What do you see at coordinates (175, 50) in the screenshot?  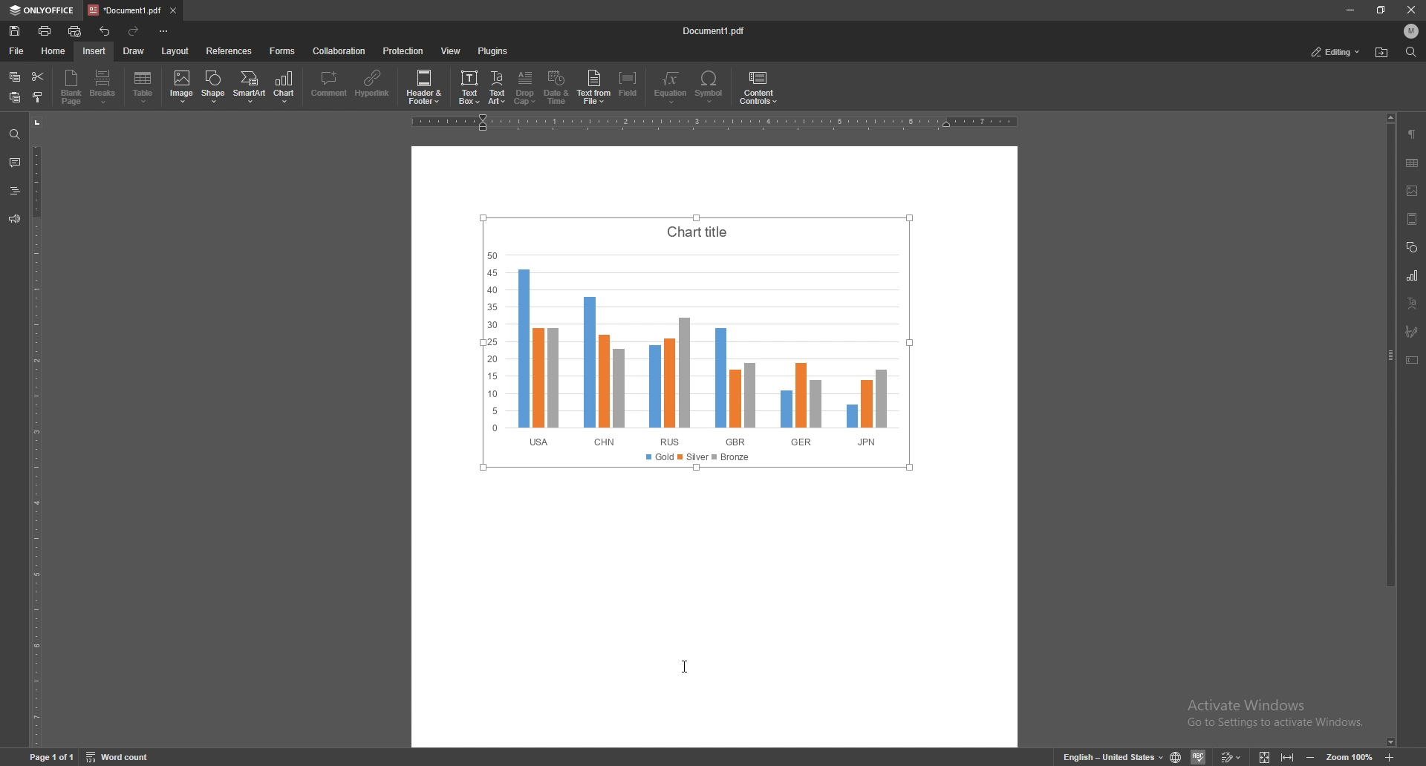 I see `layout` at bounding box center [175, 50].